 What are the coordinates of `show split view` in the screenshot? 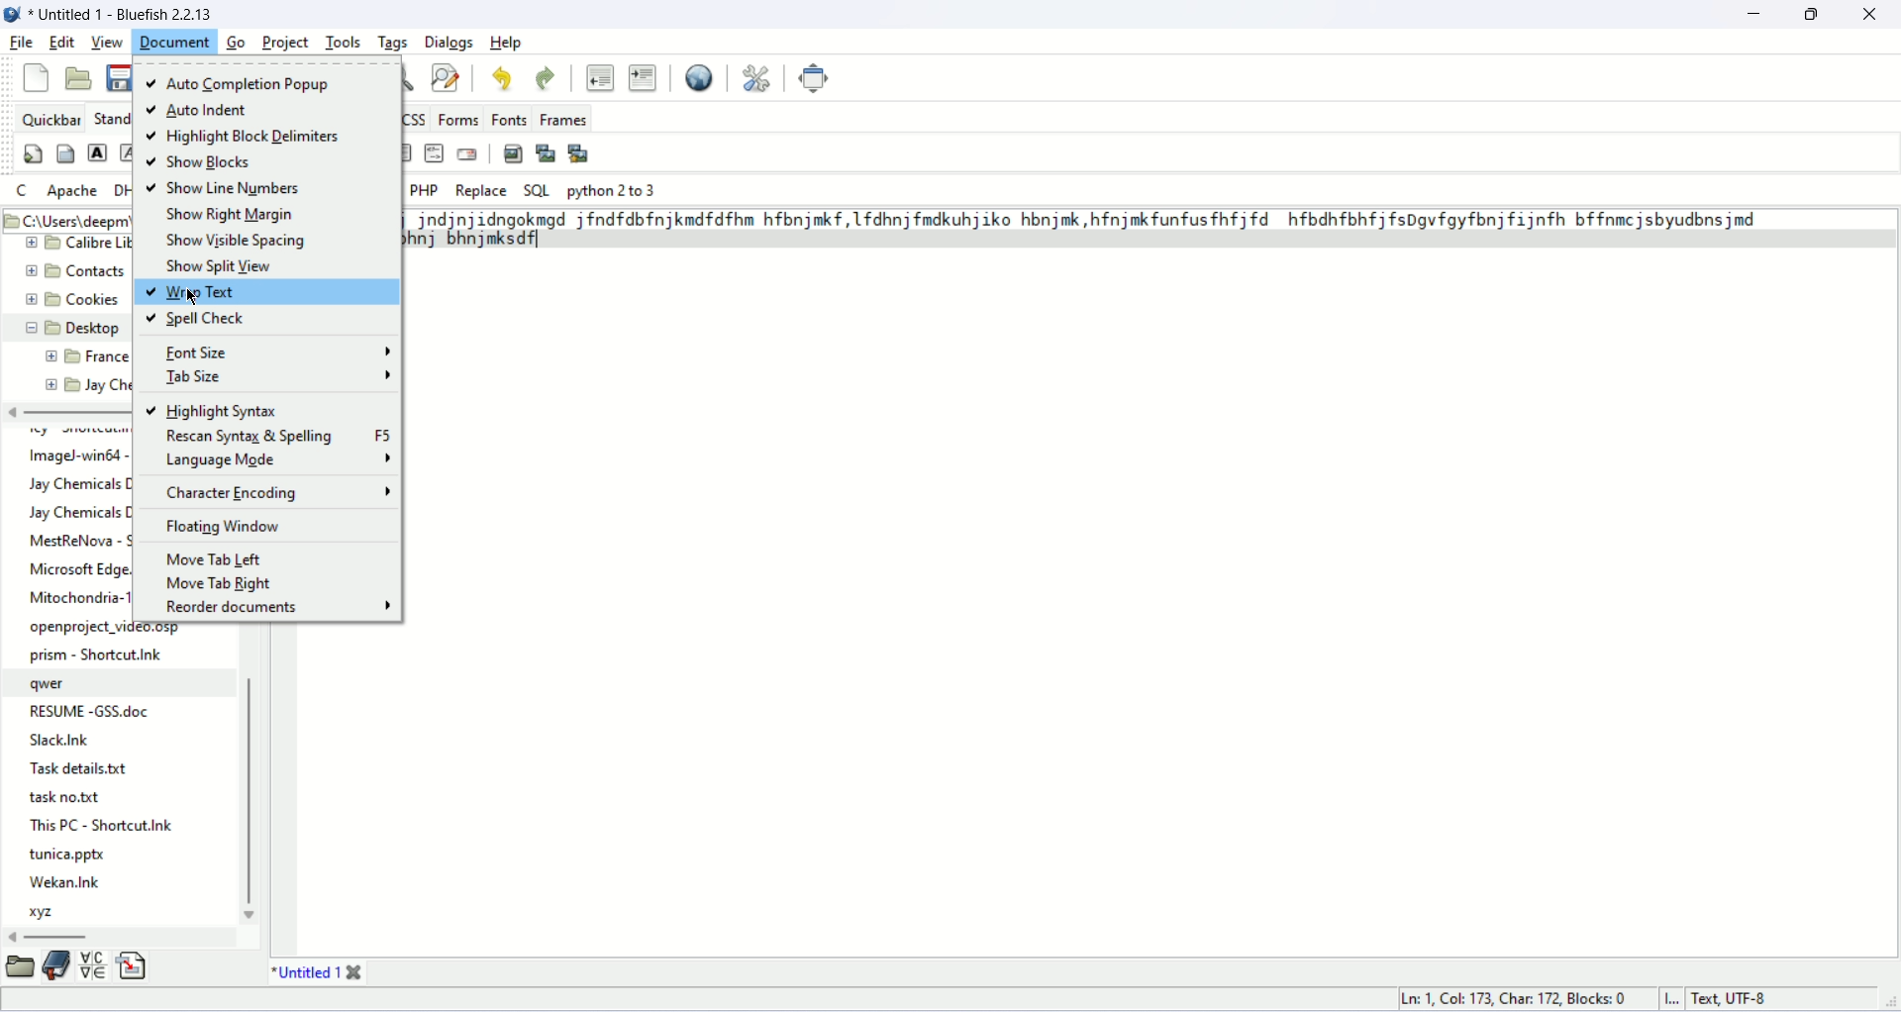 It's located at (218, 267).